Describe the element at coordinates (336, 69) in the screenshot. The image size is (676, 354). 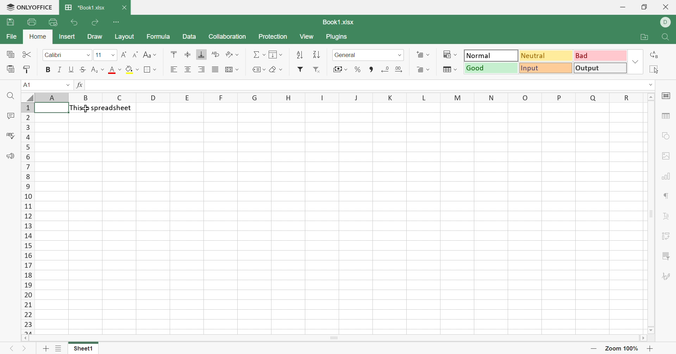
I see `Accounting styles` at that location.